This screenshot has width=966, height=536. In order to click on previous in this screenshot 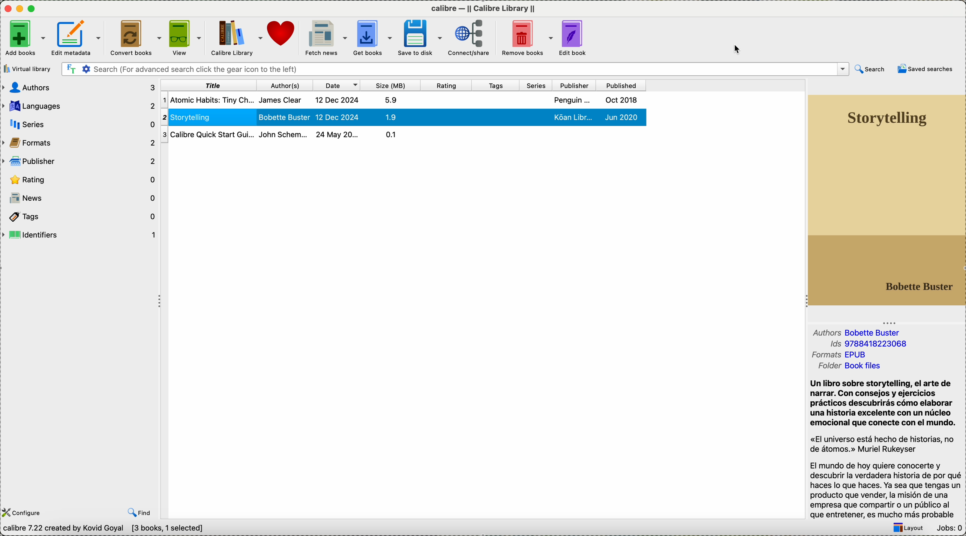, I will do `click(129, 510)`.